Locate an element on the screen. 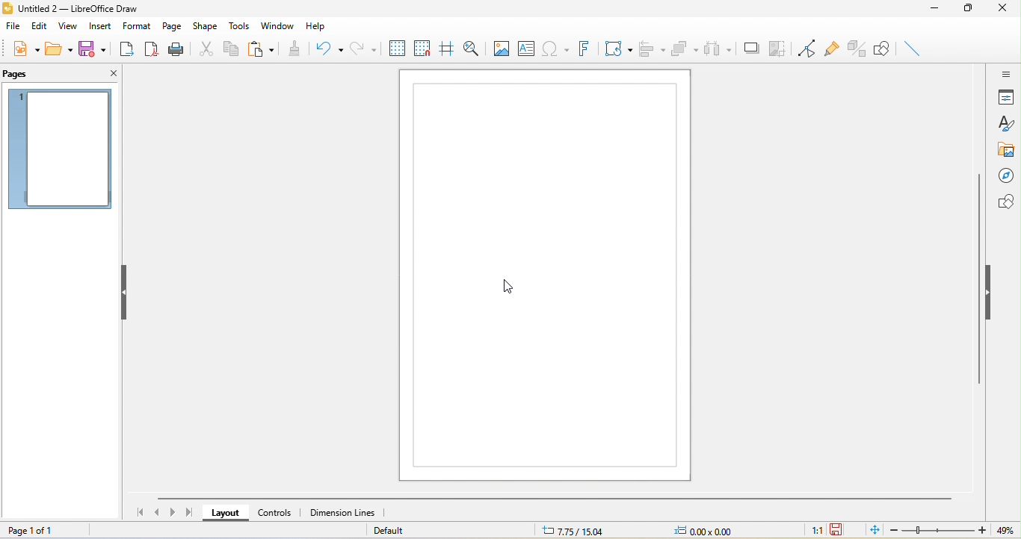  align object is located at coordinates (651, 49).